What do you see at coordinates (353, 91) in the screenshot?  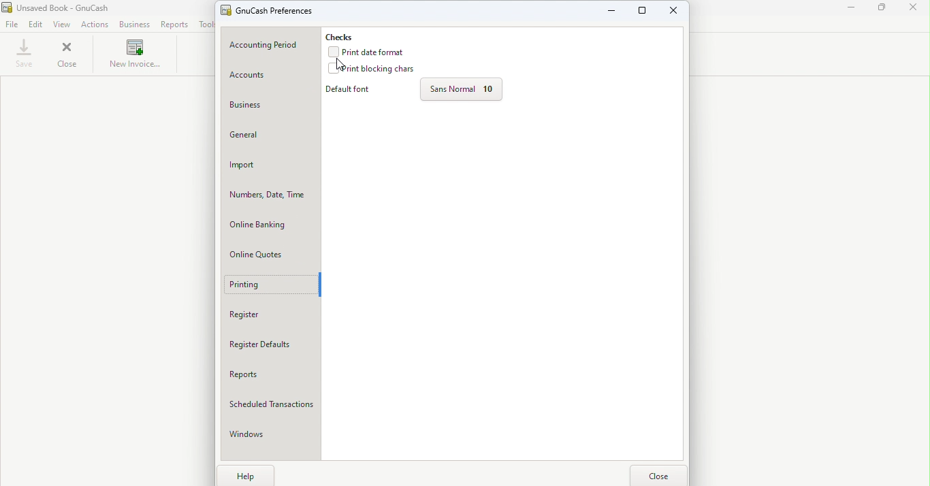 I see `Default fonts` at bounding box center [353, 91].